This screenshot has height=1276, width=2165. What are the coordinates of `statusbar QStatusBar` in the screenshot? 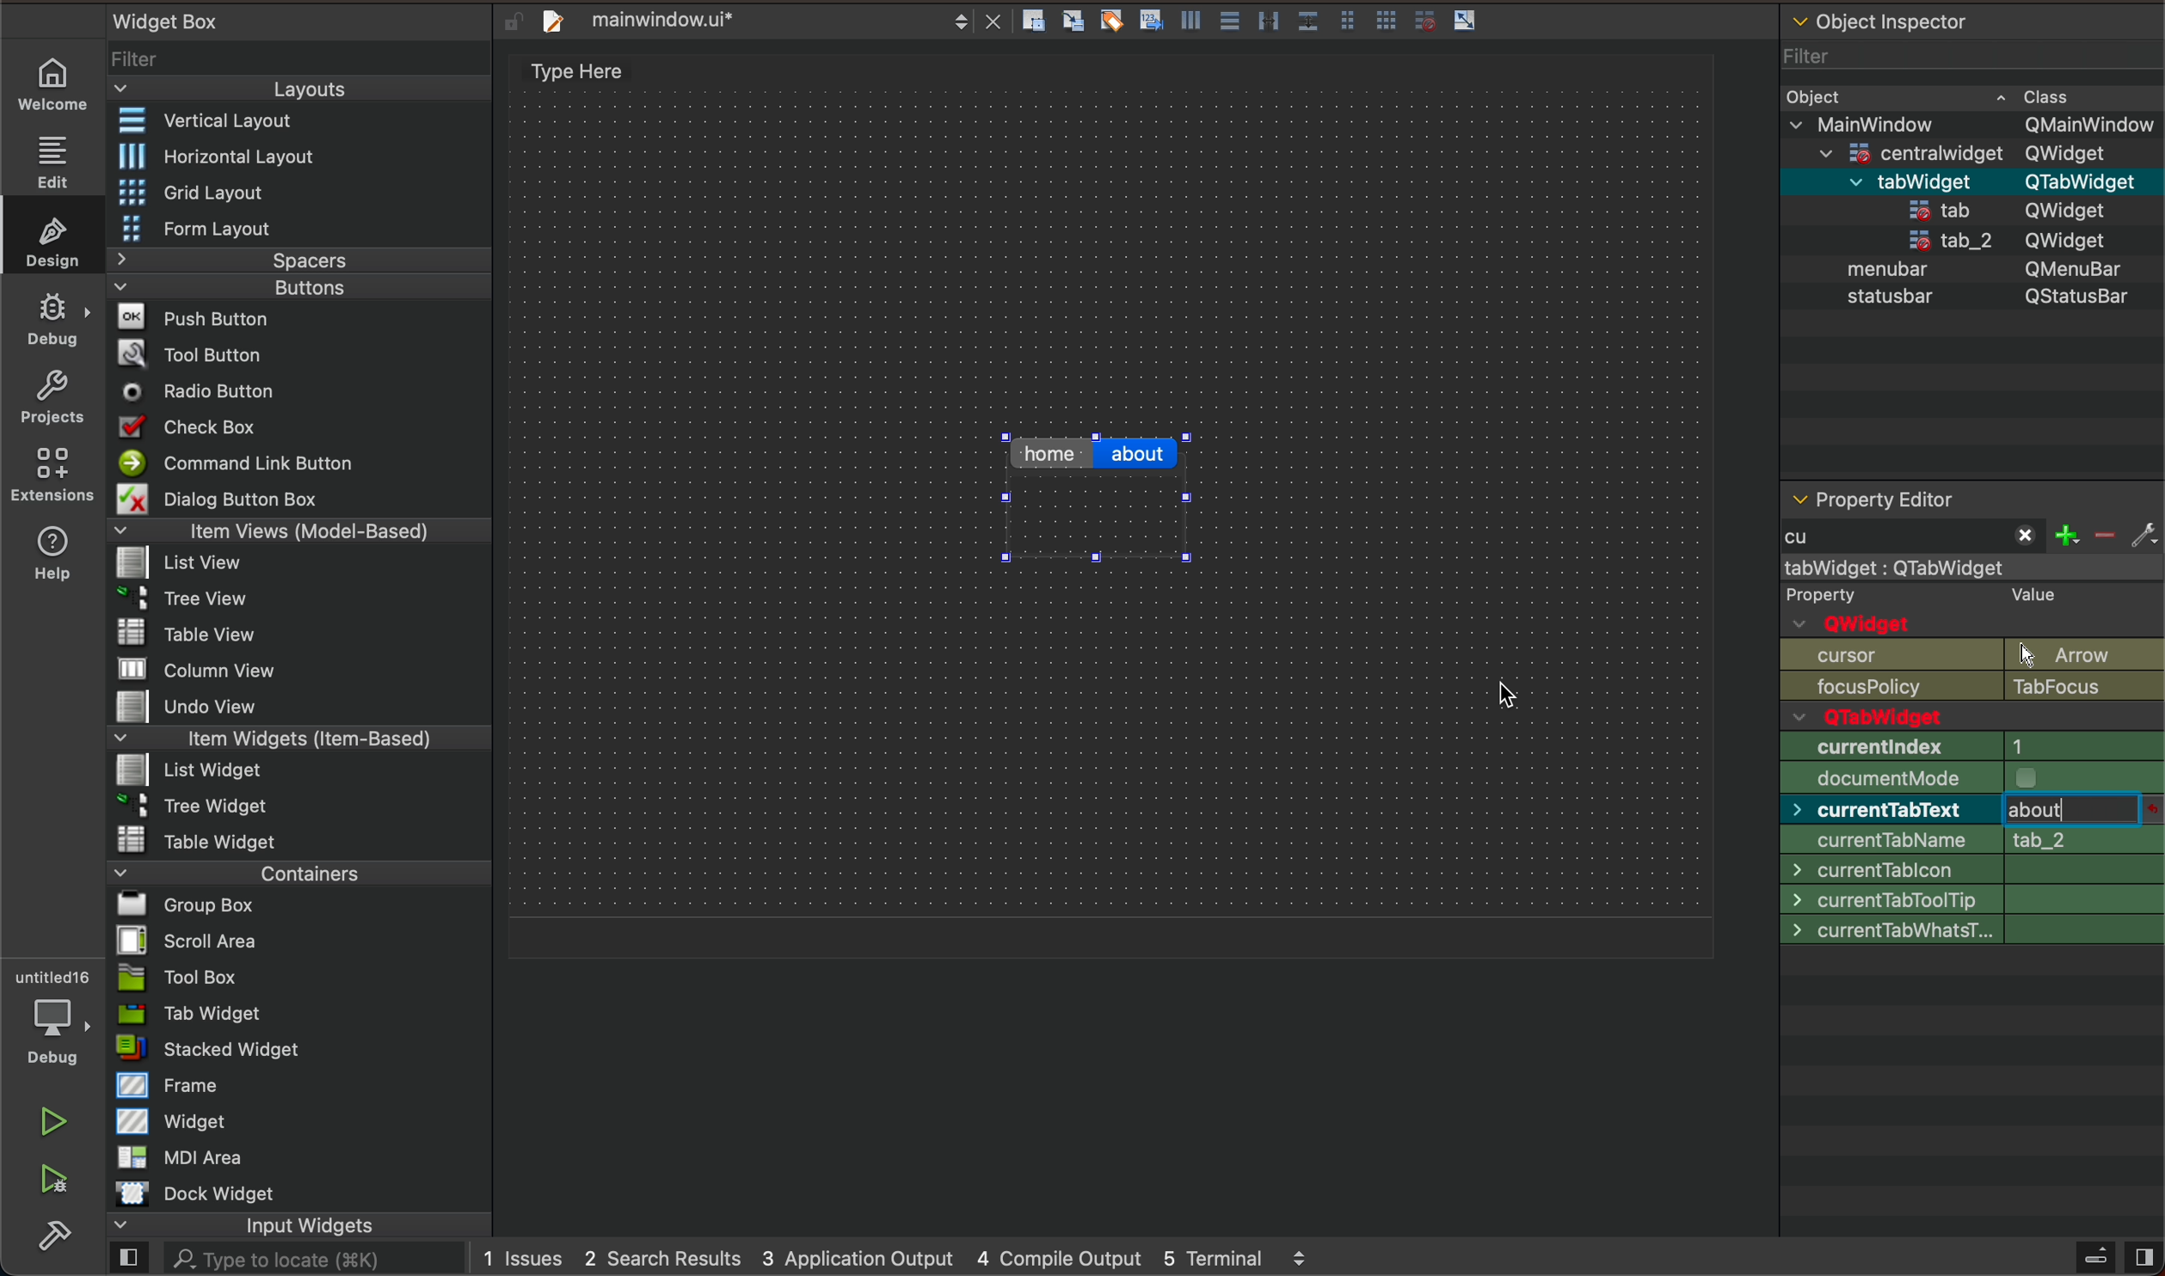 It's located at (1970, 209).